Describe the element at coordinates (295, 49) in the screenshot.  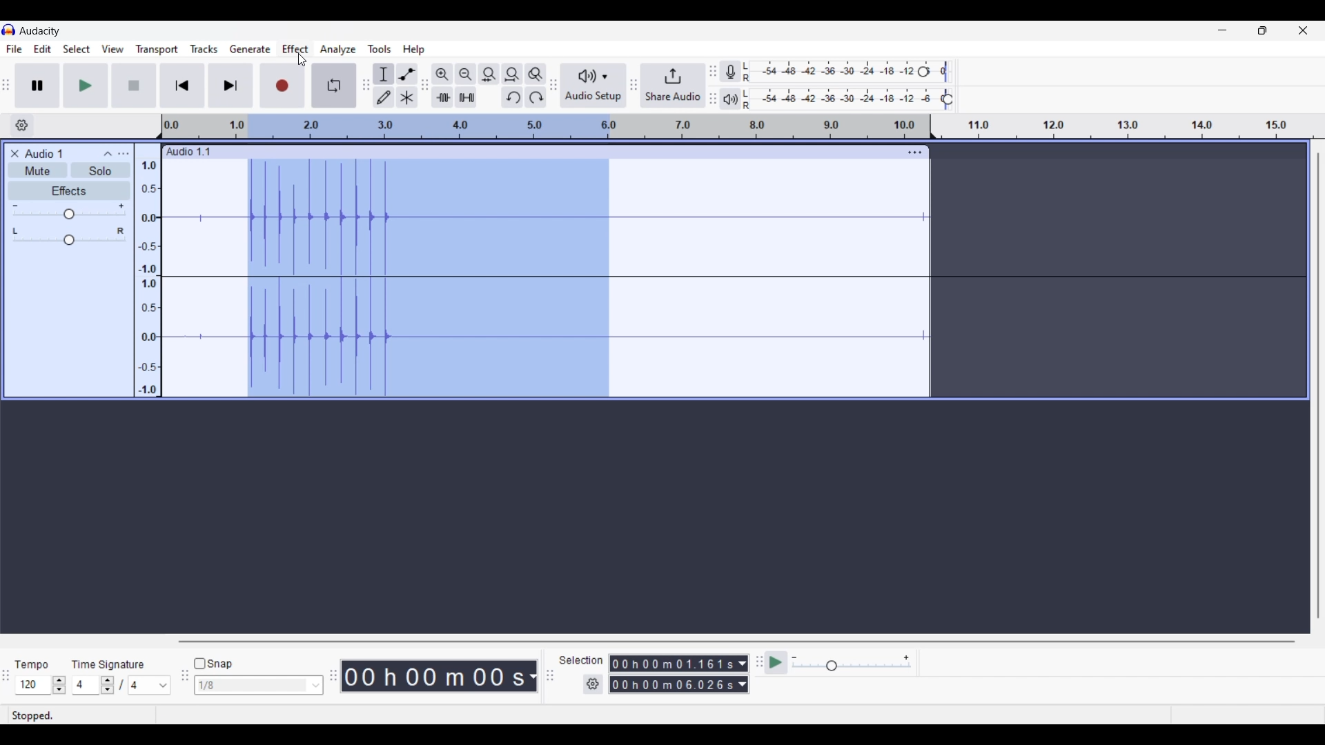
I see `Effect menu` at that location.